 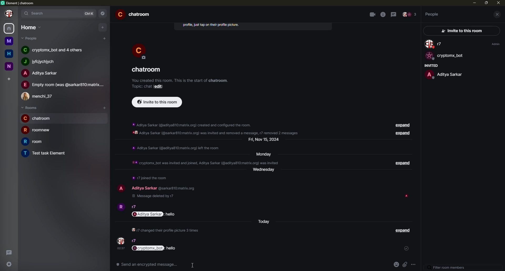 What do you see at coordinates (121, 241) in the screenshot?
I see `profile` at bounding box center [121, 241].